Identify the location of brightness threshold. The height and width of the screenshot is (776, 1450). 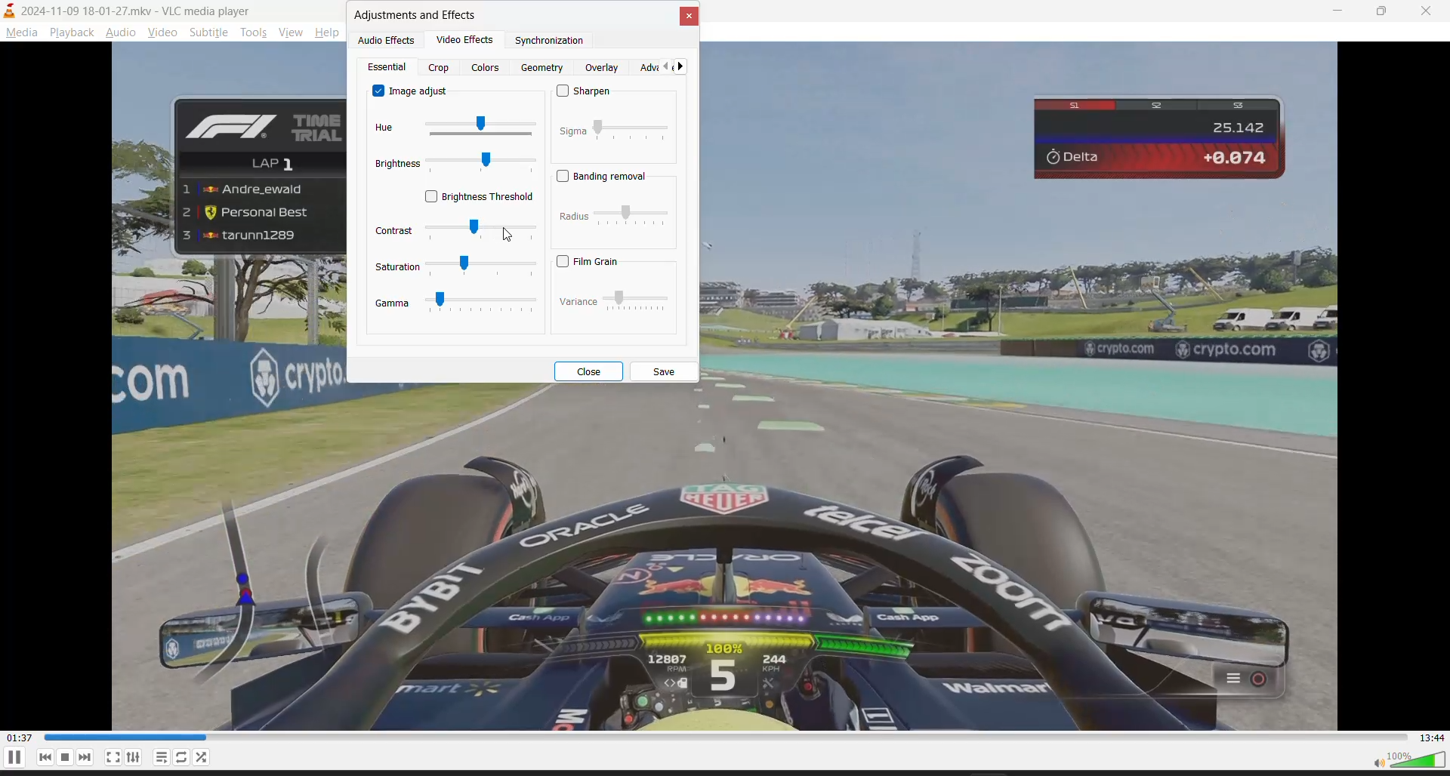
(477, 198).